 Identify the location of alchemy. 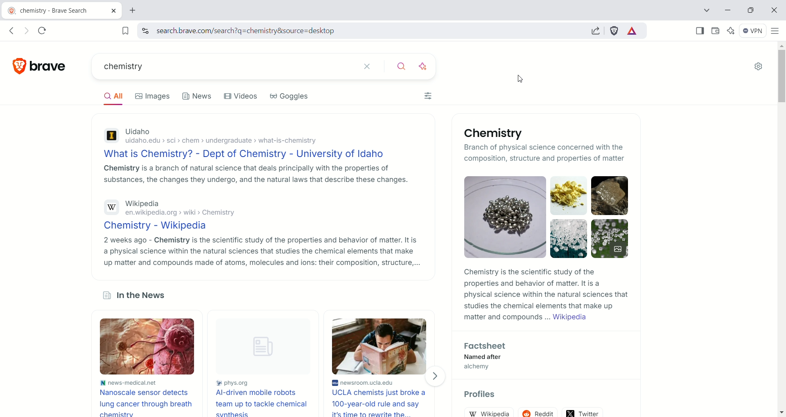
(478, 368).